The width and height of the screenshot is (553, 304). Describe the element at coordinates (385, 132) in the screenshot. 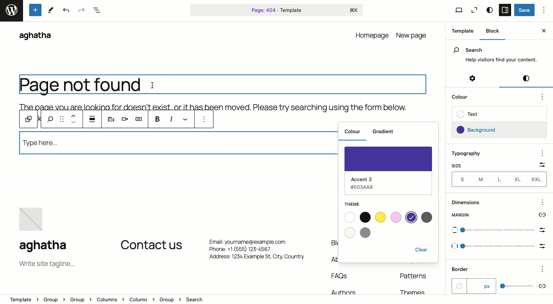

I see `Gradient` at that location.